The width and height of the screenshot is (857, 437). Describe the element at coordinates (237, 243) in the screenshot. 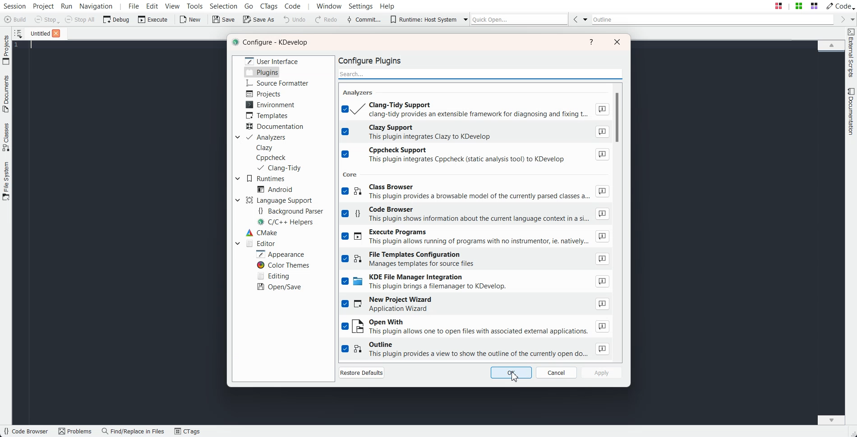

I see `Drop down box` at that location.